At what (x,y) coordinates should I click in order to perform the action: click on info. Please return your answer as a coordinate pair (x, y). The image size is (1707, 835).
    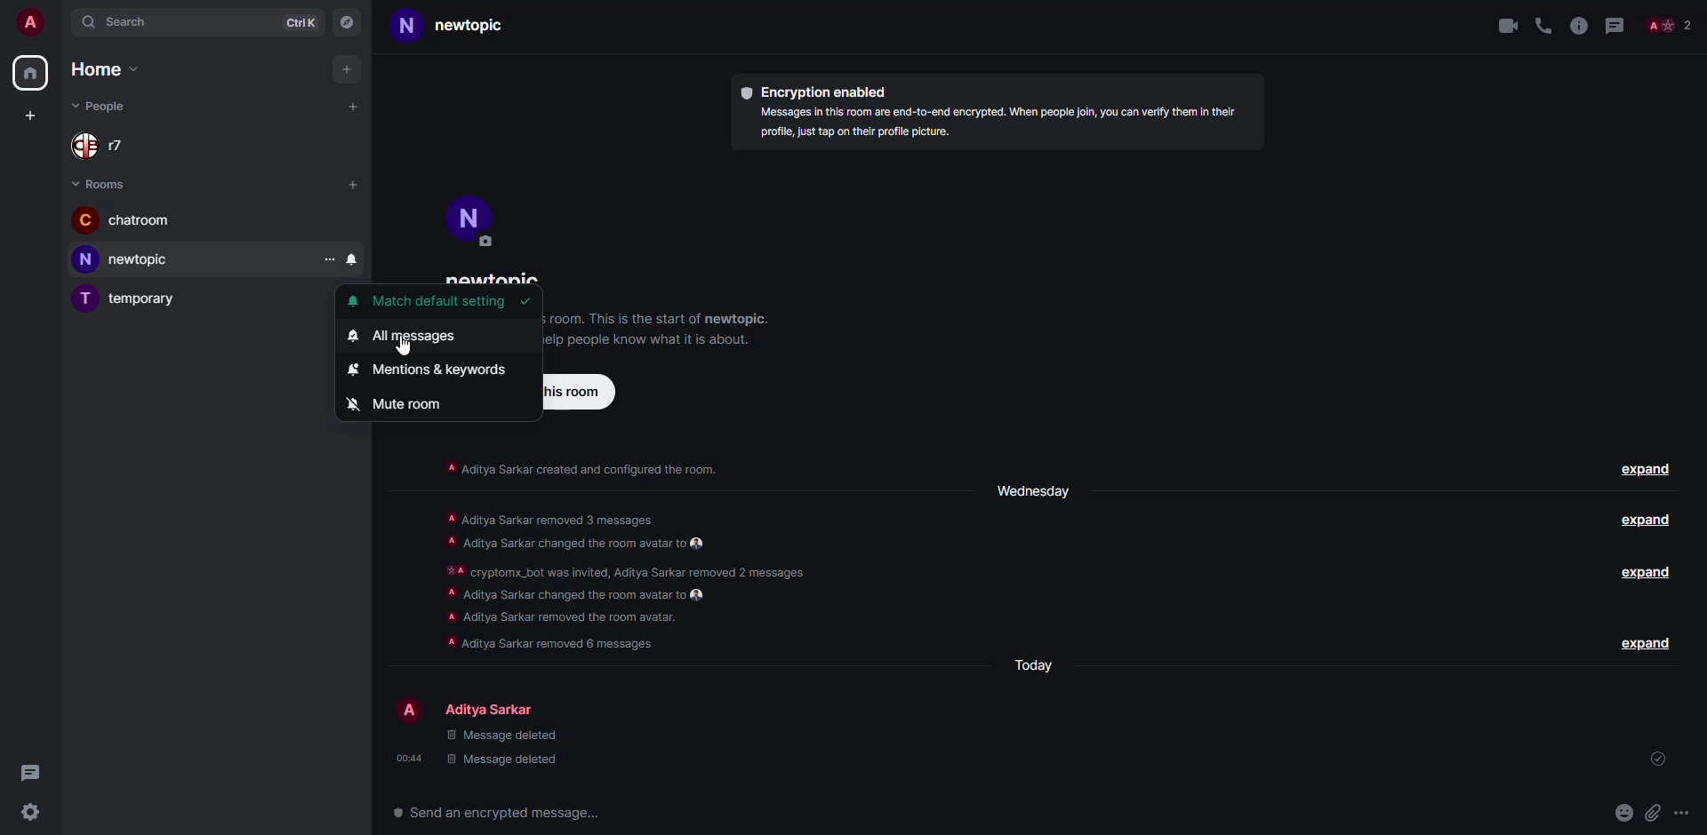
    Looking at the image, I should click on (665, 316).